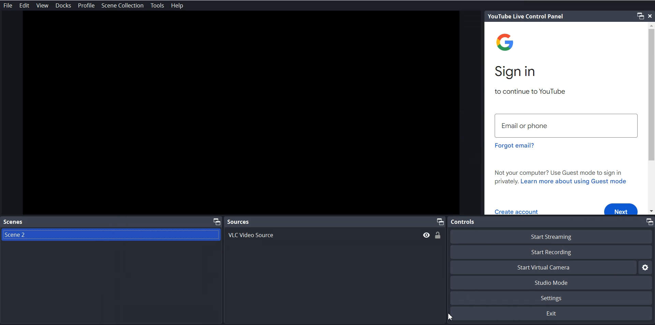  What do you see at coordinates (552, 298) in the screenshot?
I see `Settings` at bounding box center [552, 298].